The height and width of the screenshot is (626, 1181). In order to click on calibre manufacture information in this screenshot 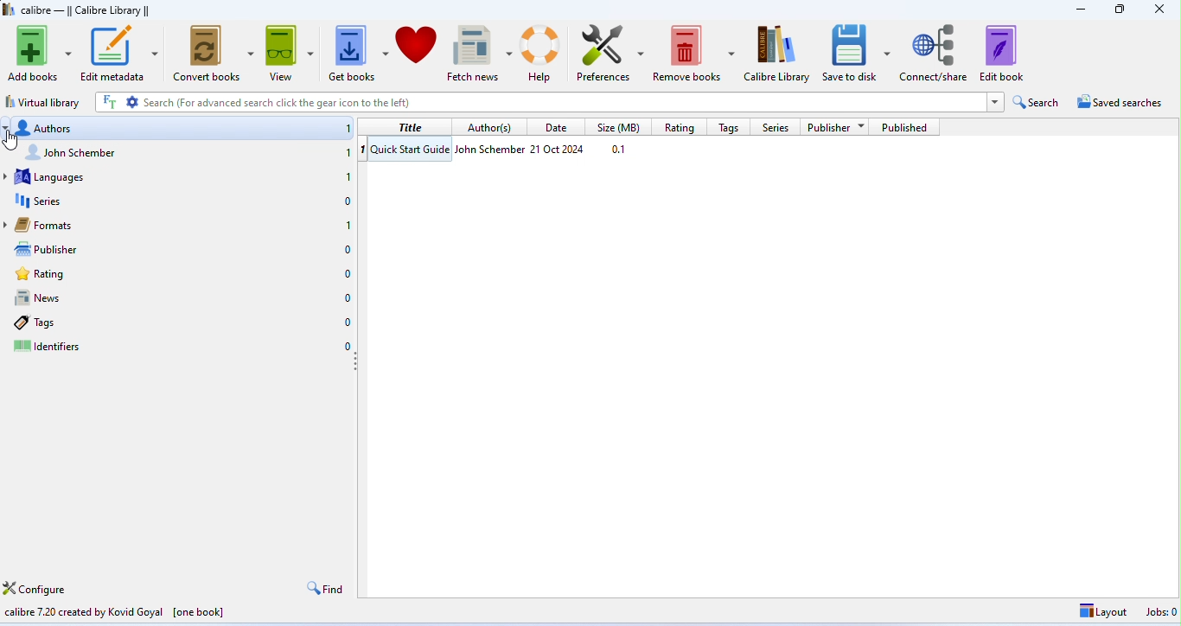, I will do `click(123, 610)`.